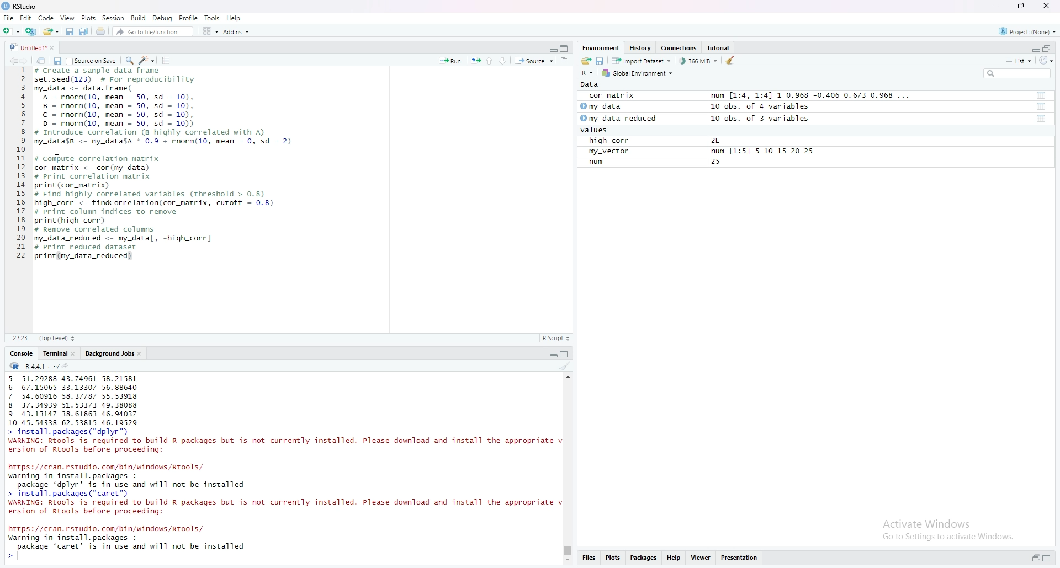 This screenshot has height=568, width=1060. Describe the element at coordinates (26, 18) in the screenshot. I see `Edit ` at that location.